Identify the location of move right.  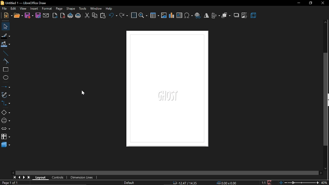
(321, 173).